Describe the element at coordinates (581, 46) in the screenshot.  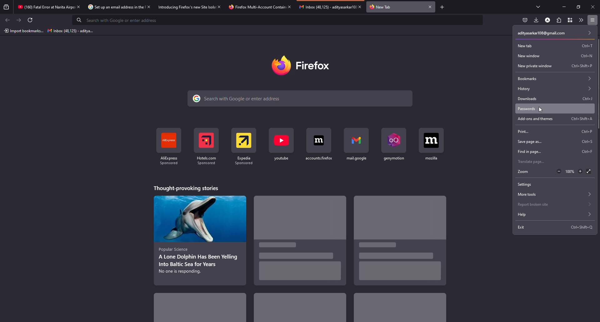
I see `shortcut` at that location.